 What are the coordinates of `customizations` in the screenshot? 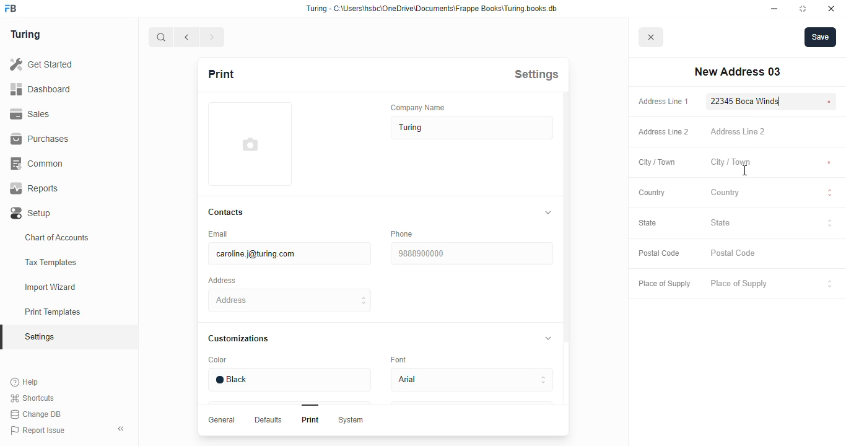 It's located at (238, 338).